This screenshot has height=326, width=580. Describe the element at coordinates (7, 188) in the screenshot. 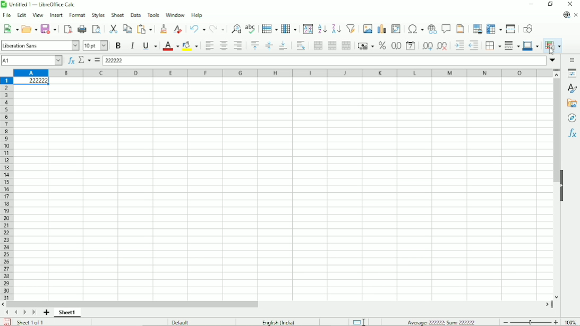

I see `Row headings` at that location.